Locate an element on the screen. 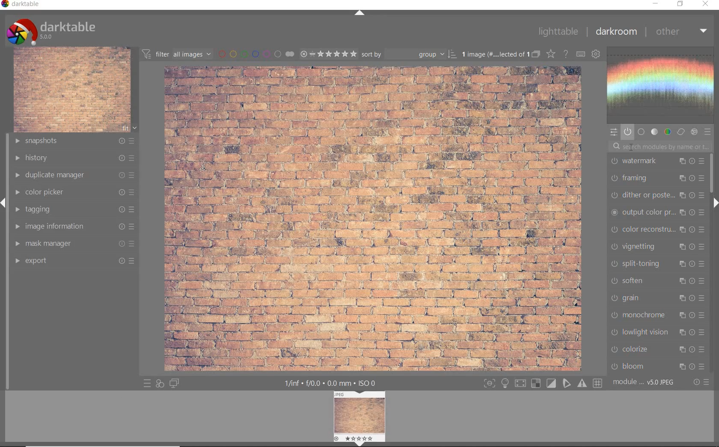  reset or preset preference is located at coordinates (700, 382).